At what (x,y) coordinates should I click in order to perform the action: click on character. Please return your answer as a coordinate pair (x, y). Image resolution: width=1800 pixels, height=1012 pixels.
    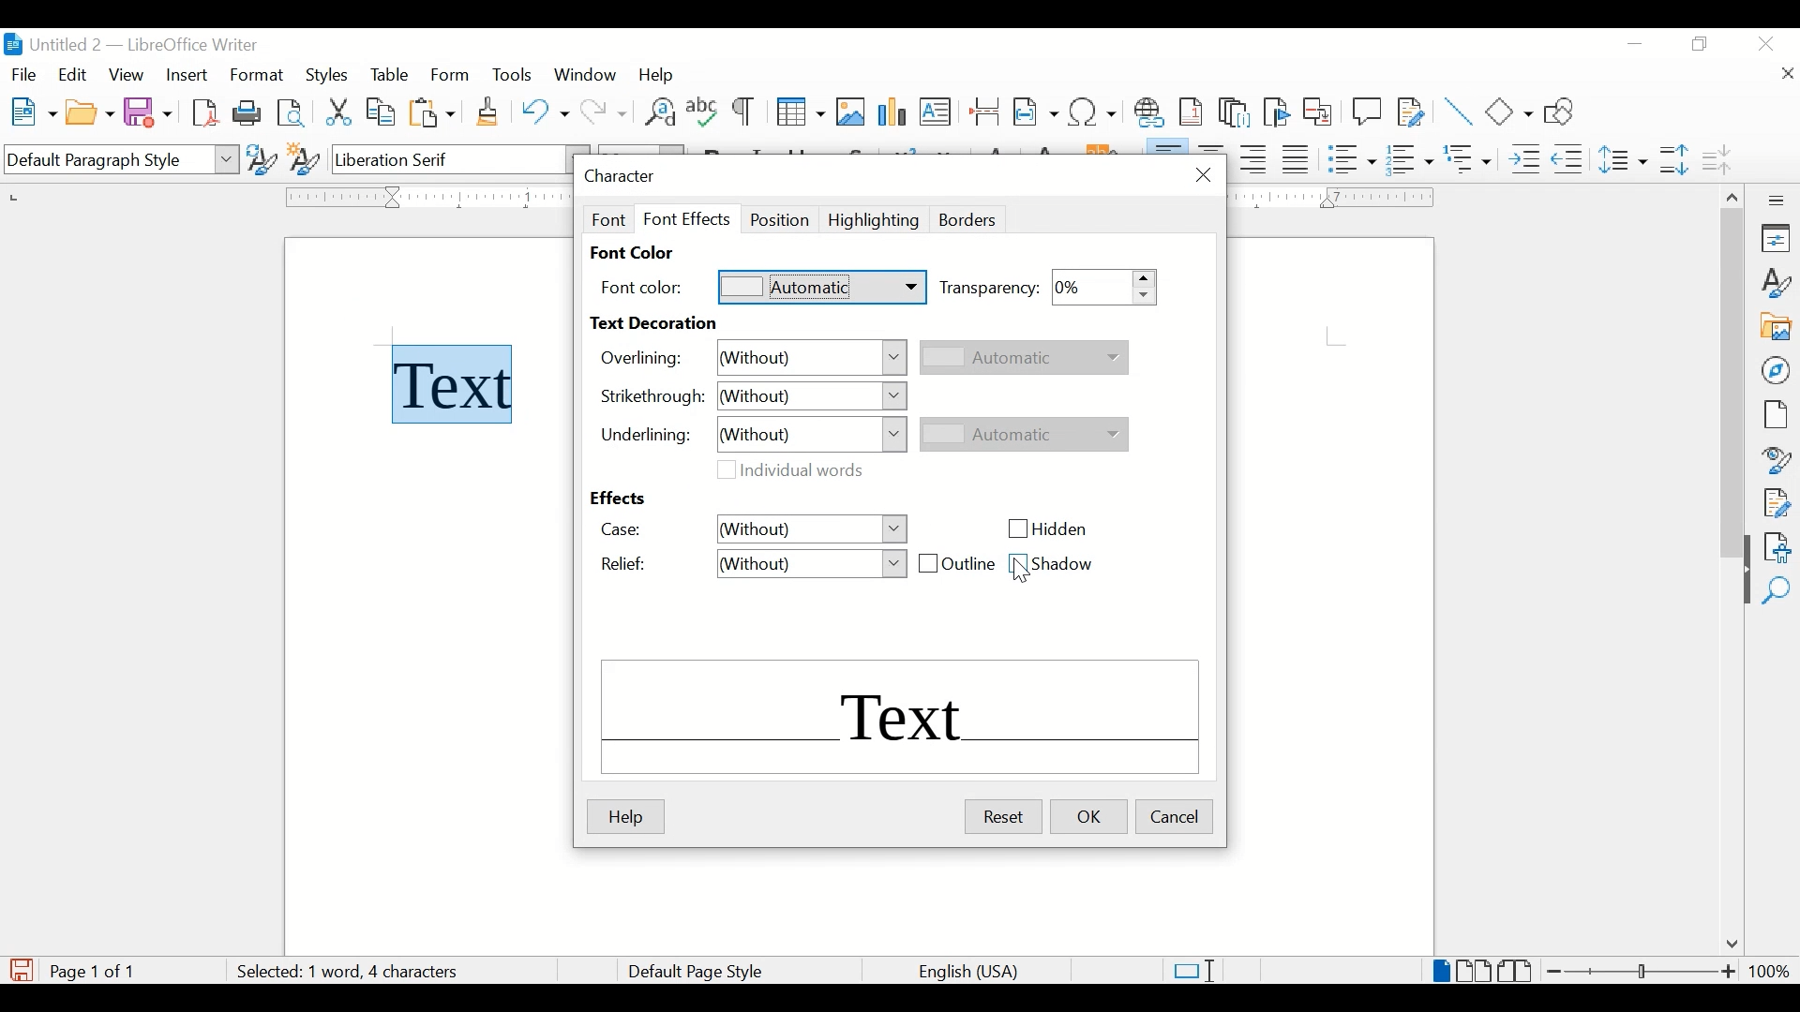
    Looking at the image, I should click on (626, 179).